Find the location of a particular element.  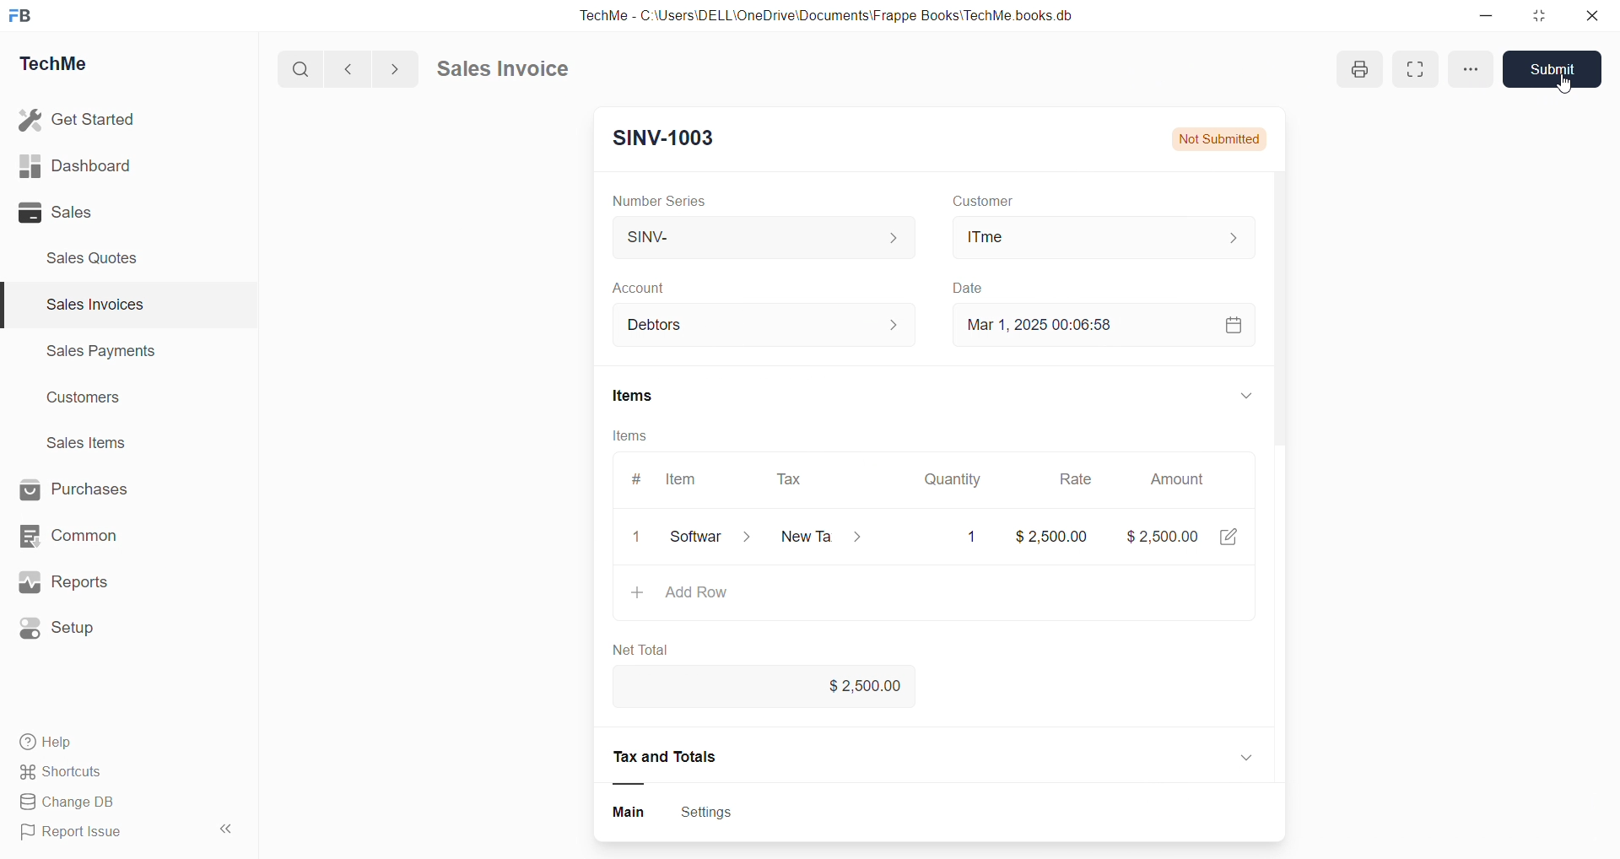

Sales Quotes is located at coordinates (99, 257).